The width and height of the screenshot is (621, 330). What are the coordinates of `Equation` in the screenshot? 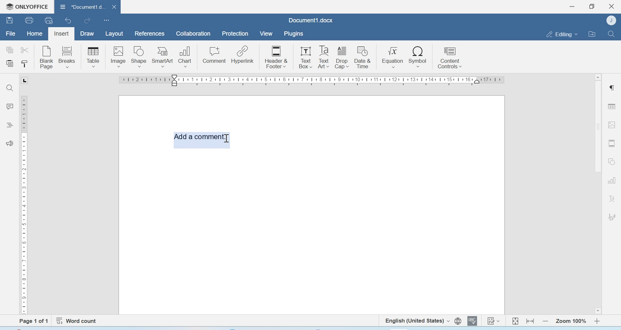 It's located at (393, 56).